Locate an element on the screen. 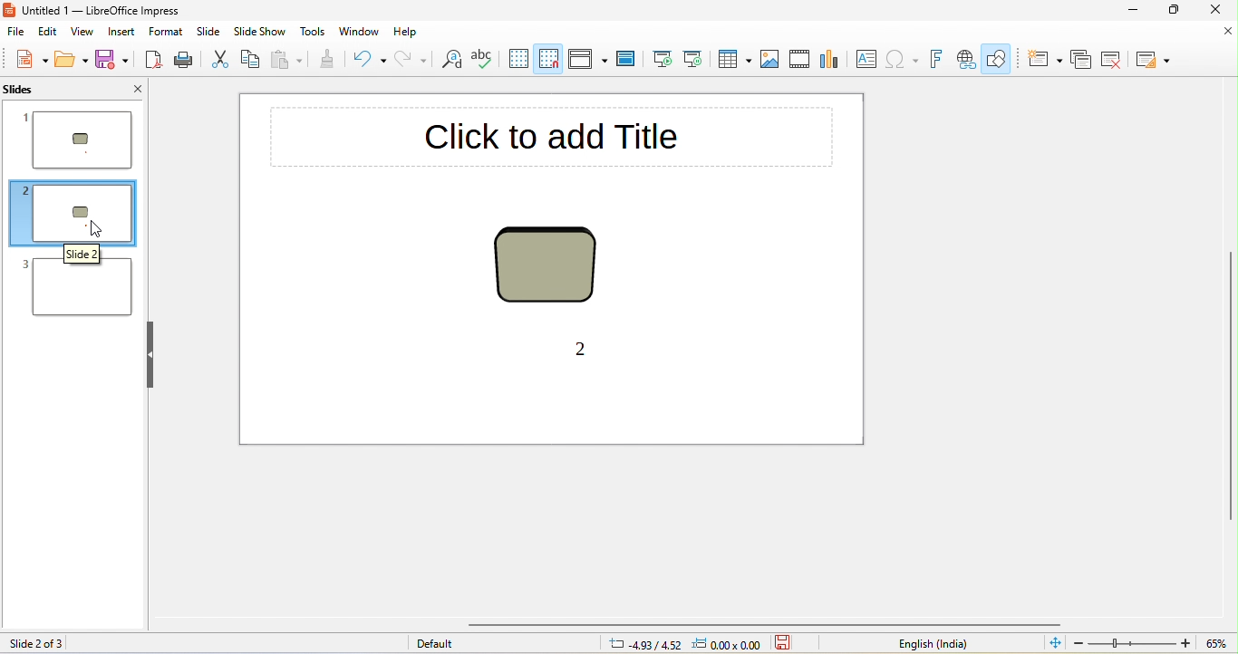  close is located at coordinates (127, 88).